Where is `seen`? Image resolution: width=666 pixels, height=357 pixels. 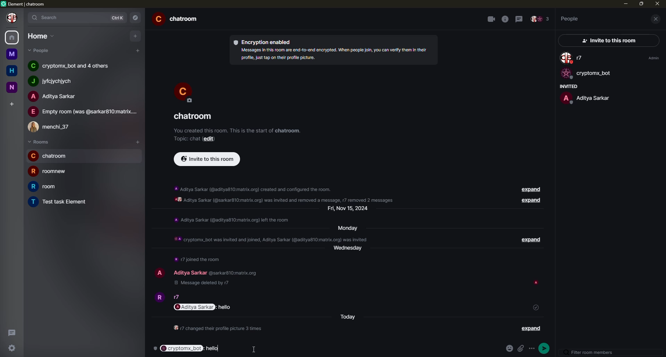
seen is located at coordinates (537, 283).